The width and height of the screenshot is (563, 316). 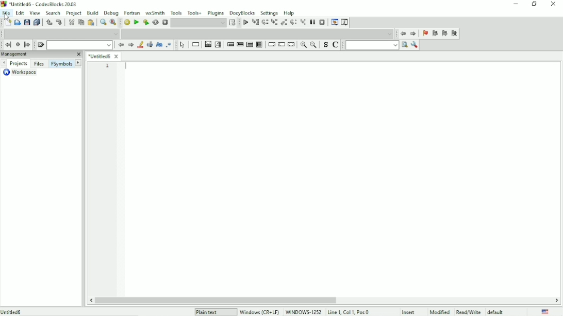 What do you see at coordinates (61, 64) in the screenshot?
I see `FSymbols` at bounding box center [61, 64].